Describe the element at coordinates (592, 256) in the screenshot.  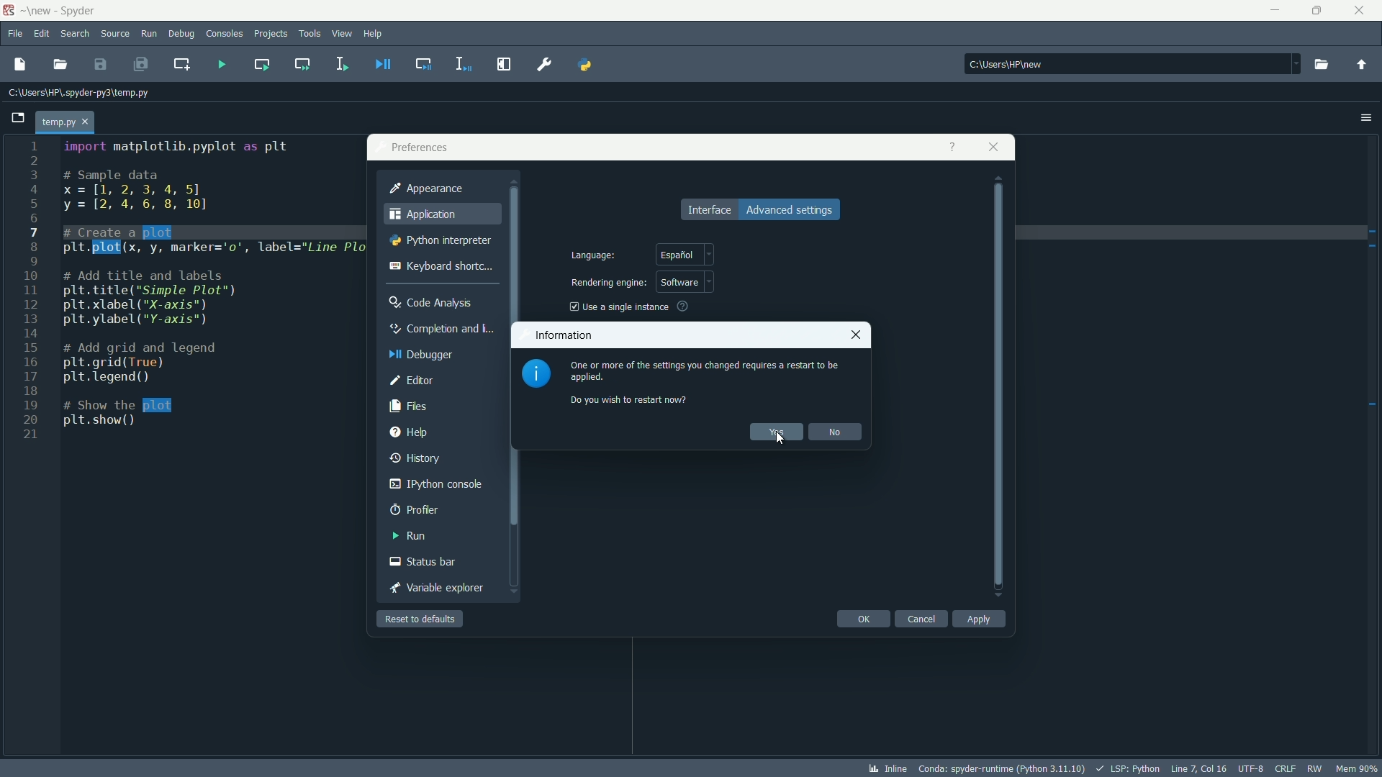
I see `language` at that location.